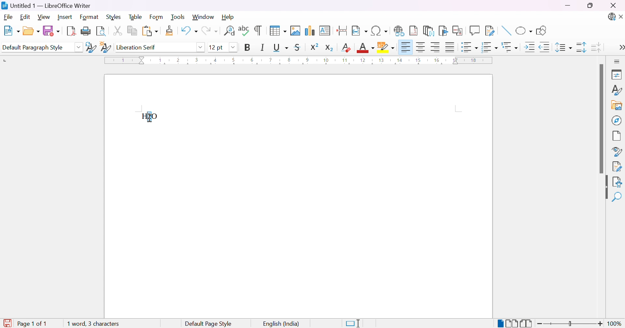 Image resolution: width=625 pixels, height=328 pixels. What do you see at coordinates (244, 31) in the screenshot?
I see `Check spelling` at bounding box center [244, 31].